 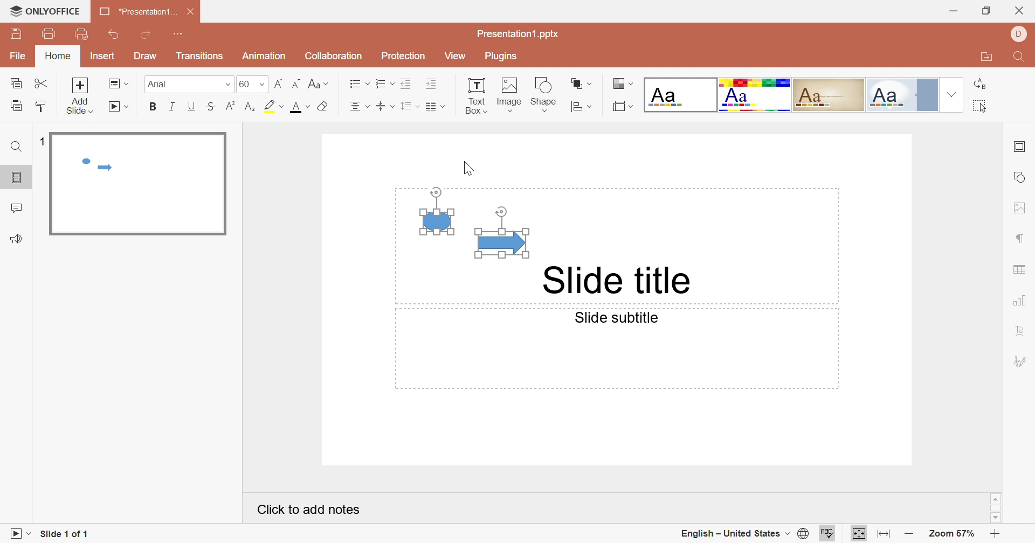 I want to click on Quick Print, so click(x=80, y=34).